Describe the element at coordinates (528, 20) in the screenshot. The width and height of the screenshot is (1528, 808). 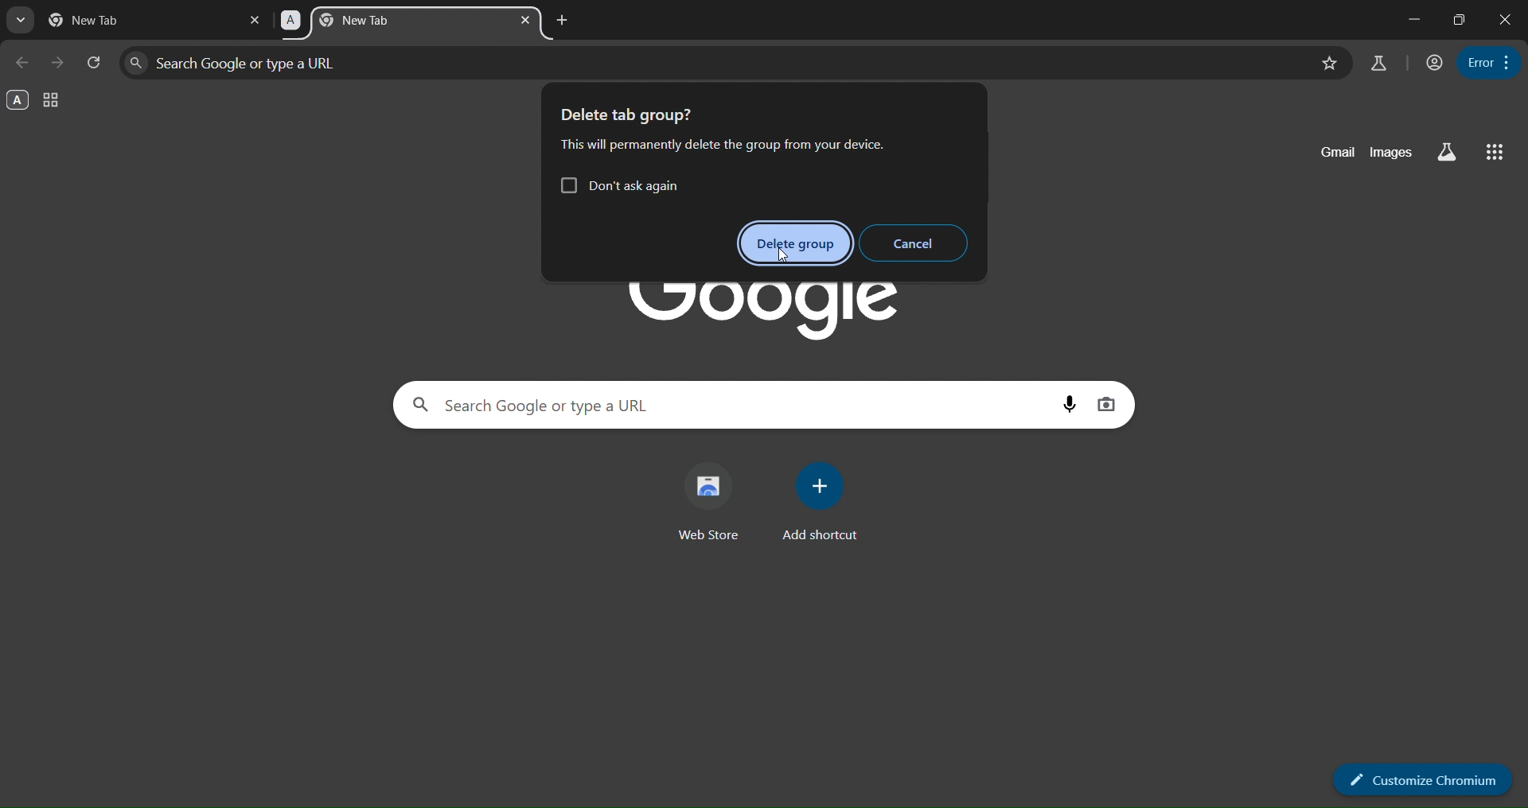
I see `close tab` at that location.